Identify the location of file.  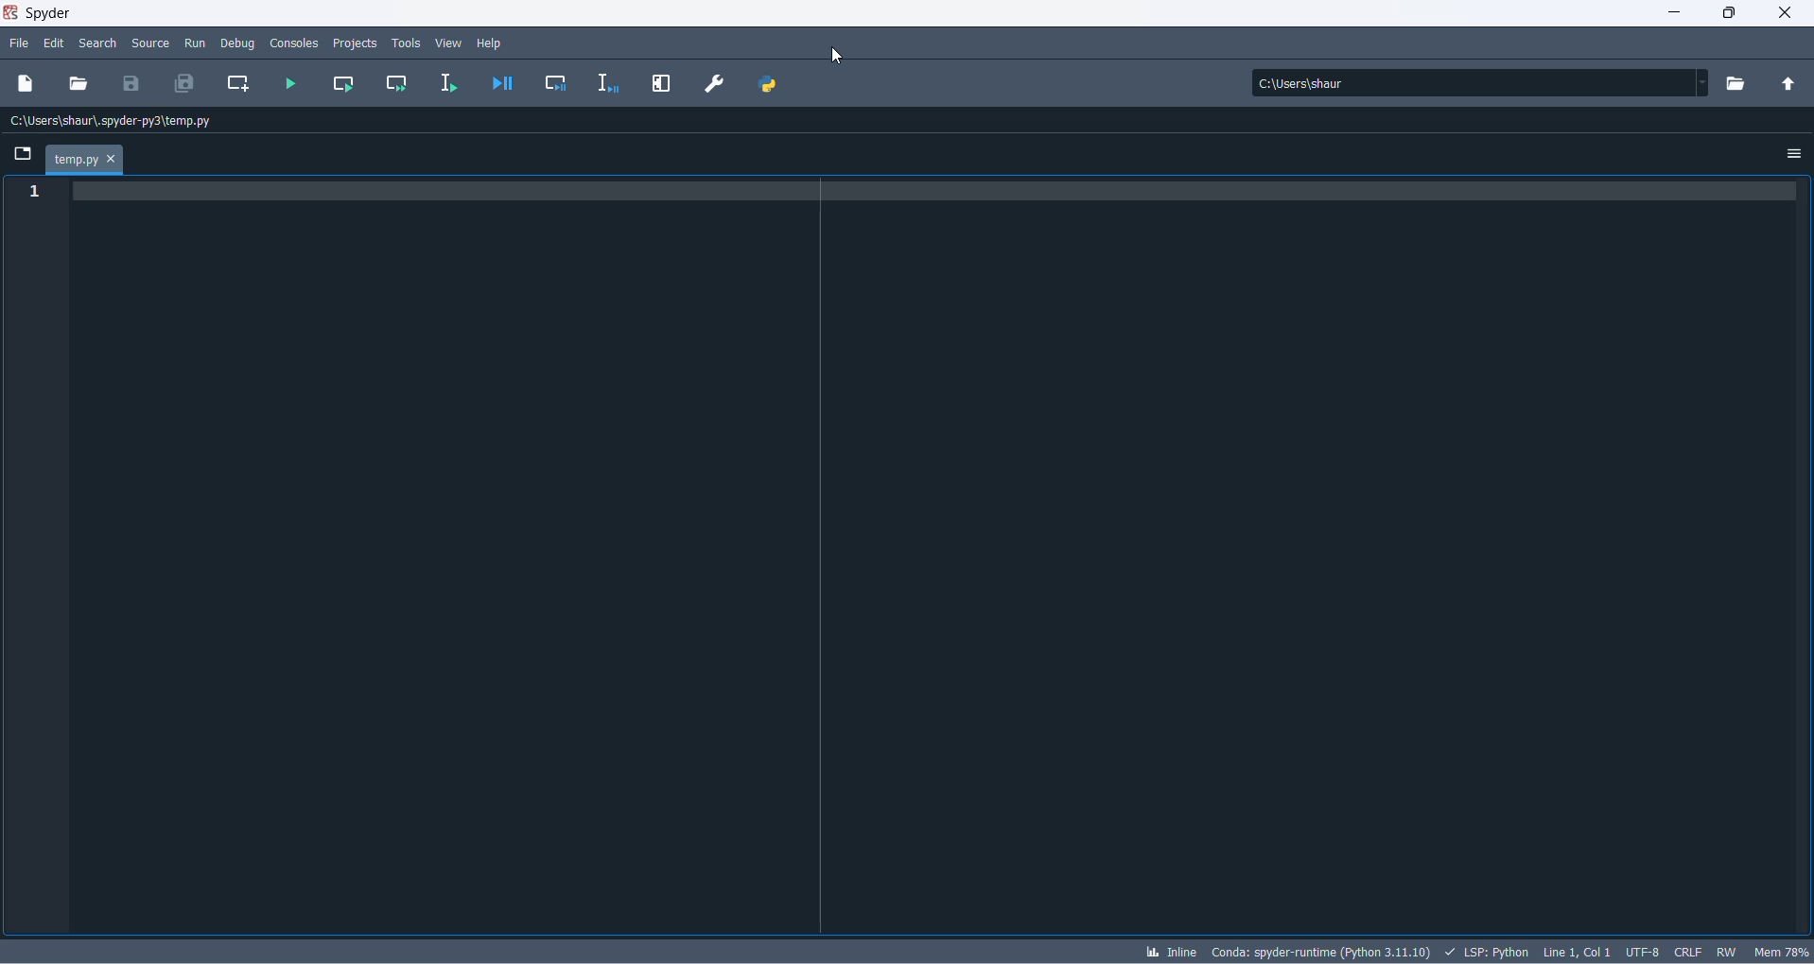
(18, 44).